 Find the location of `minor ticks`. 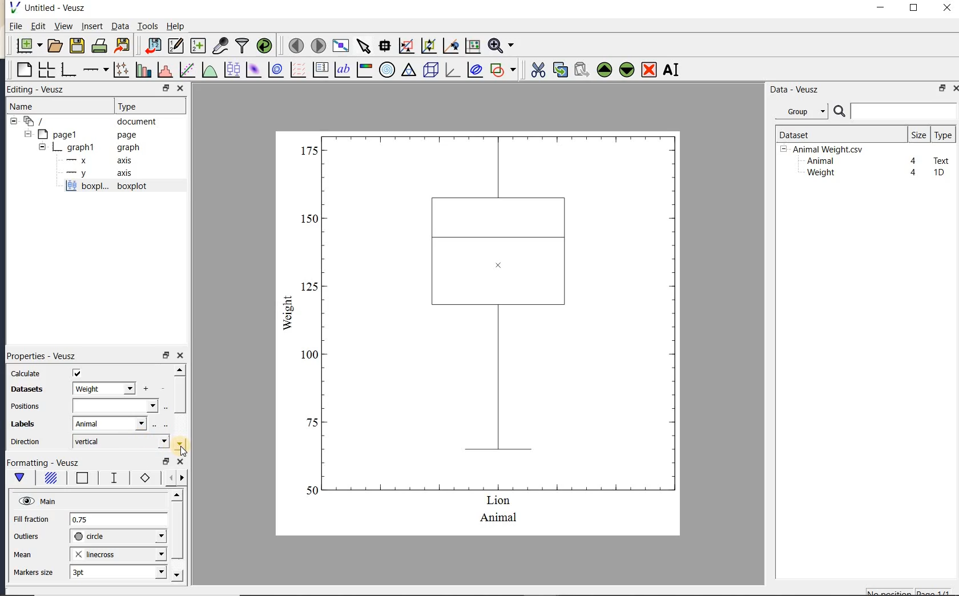

minor ticks is located at coordinates (172, 478).